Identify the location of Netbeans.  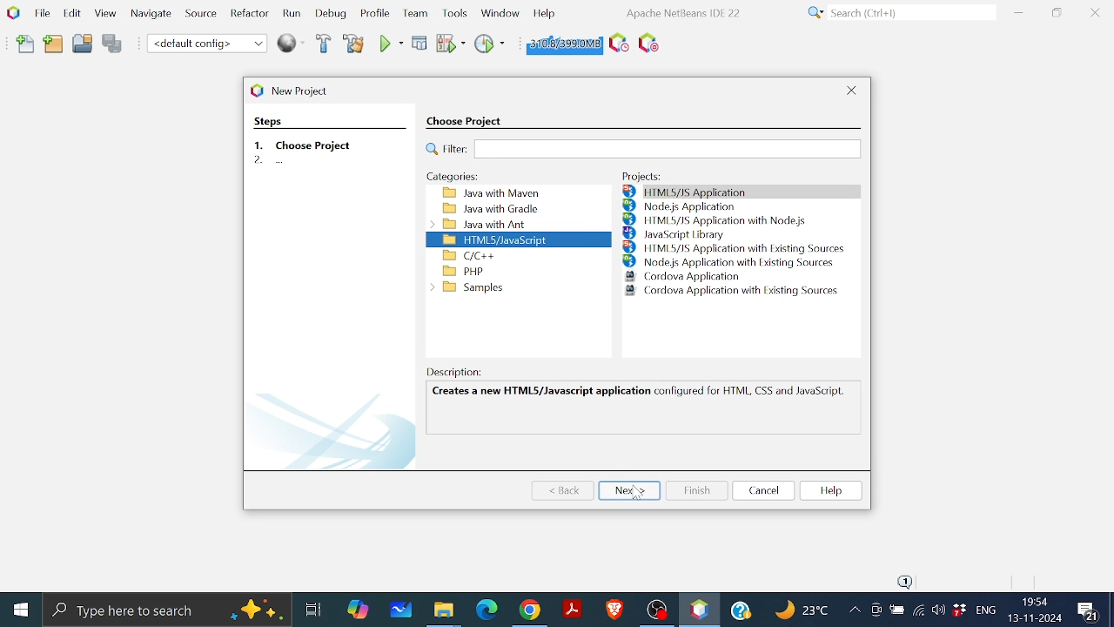
(699, 610).